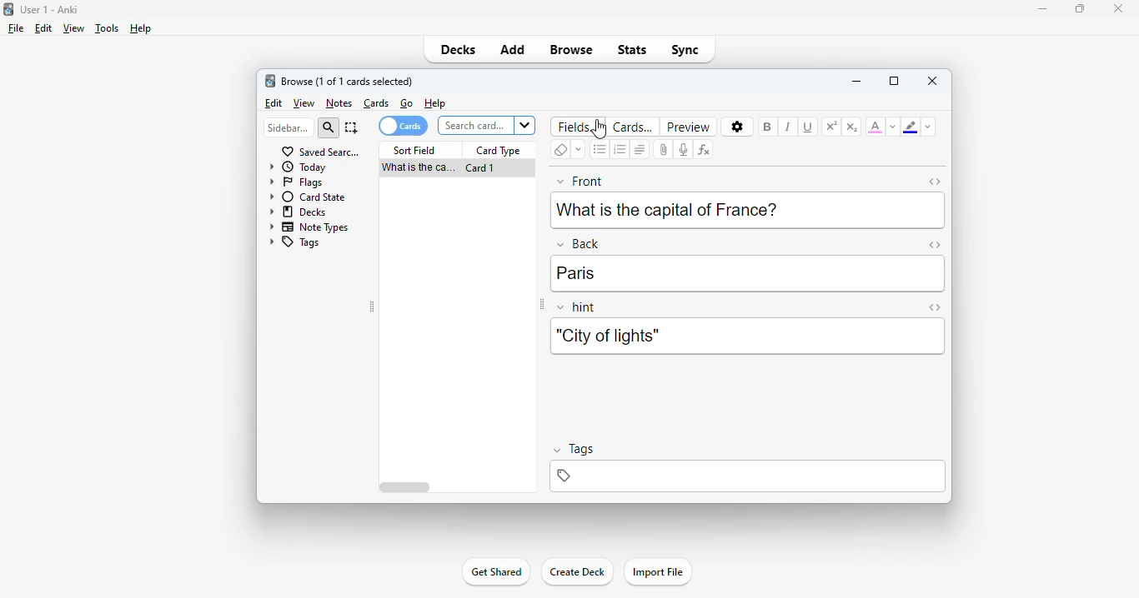 This screenshot has height=598, width=1139. Describe the element at coordinates (606, 336) in the screenshot. I see `city of lights` at that location.